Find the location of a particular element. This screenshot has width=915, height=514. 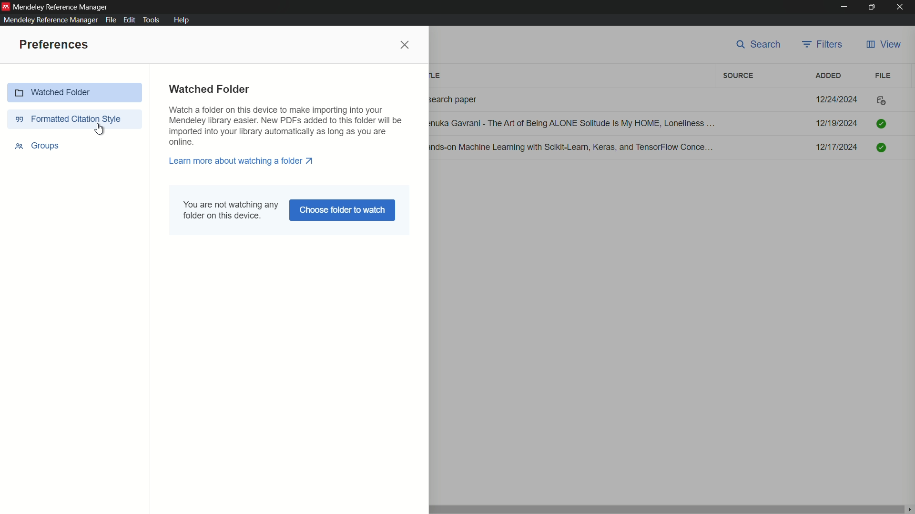

file menu is located at coordinates (109, 20).